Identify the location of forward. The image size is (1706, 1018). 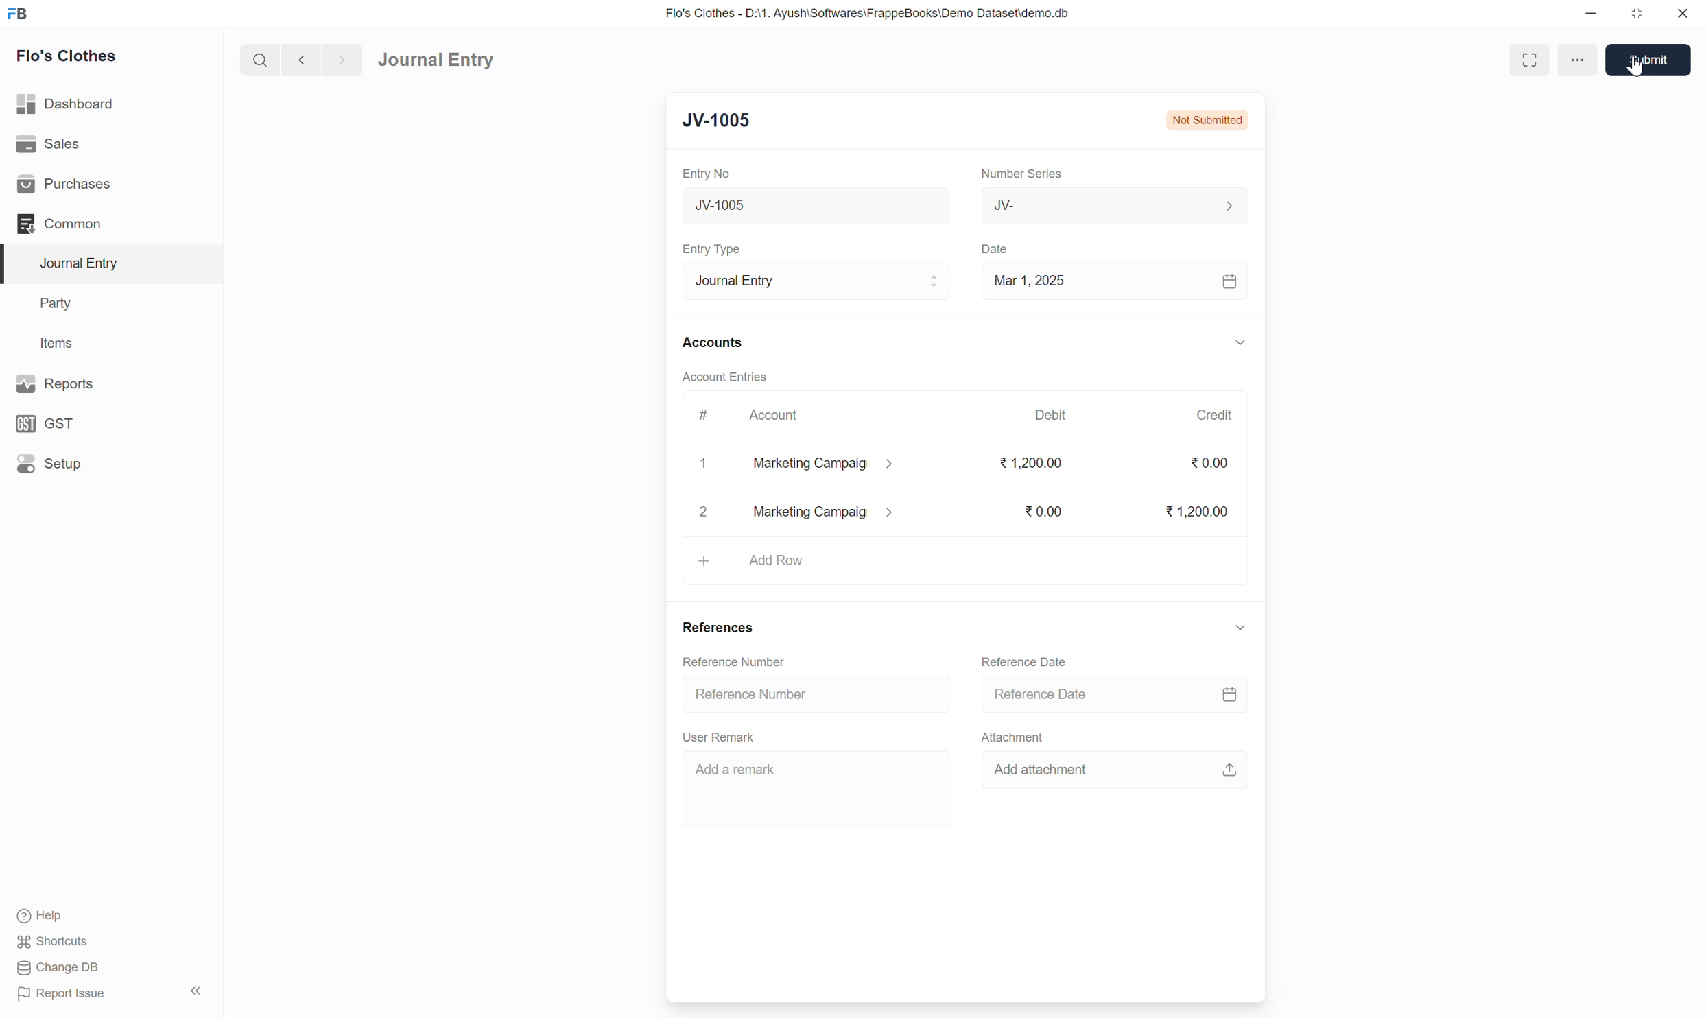
(339, 60).